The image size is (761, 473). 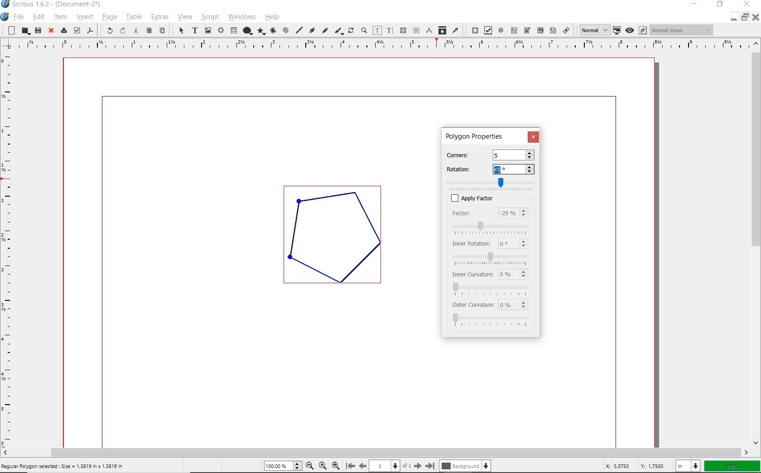 I want to click on restore, so click(x=721, y=5).